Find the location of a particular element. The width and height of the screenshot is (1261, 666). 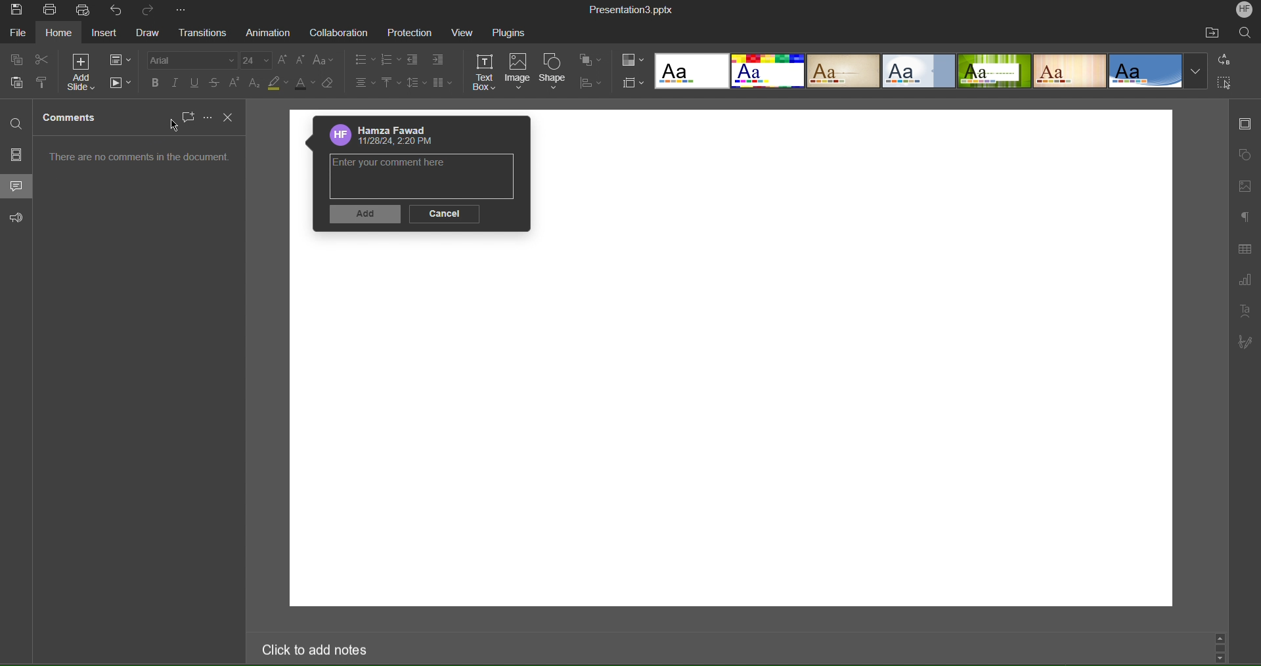

Account is located at coordinates (1243, 11).